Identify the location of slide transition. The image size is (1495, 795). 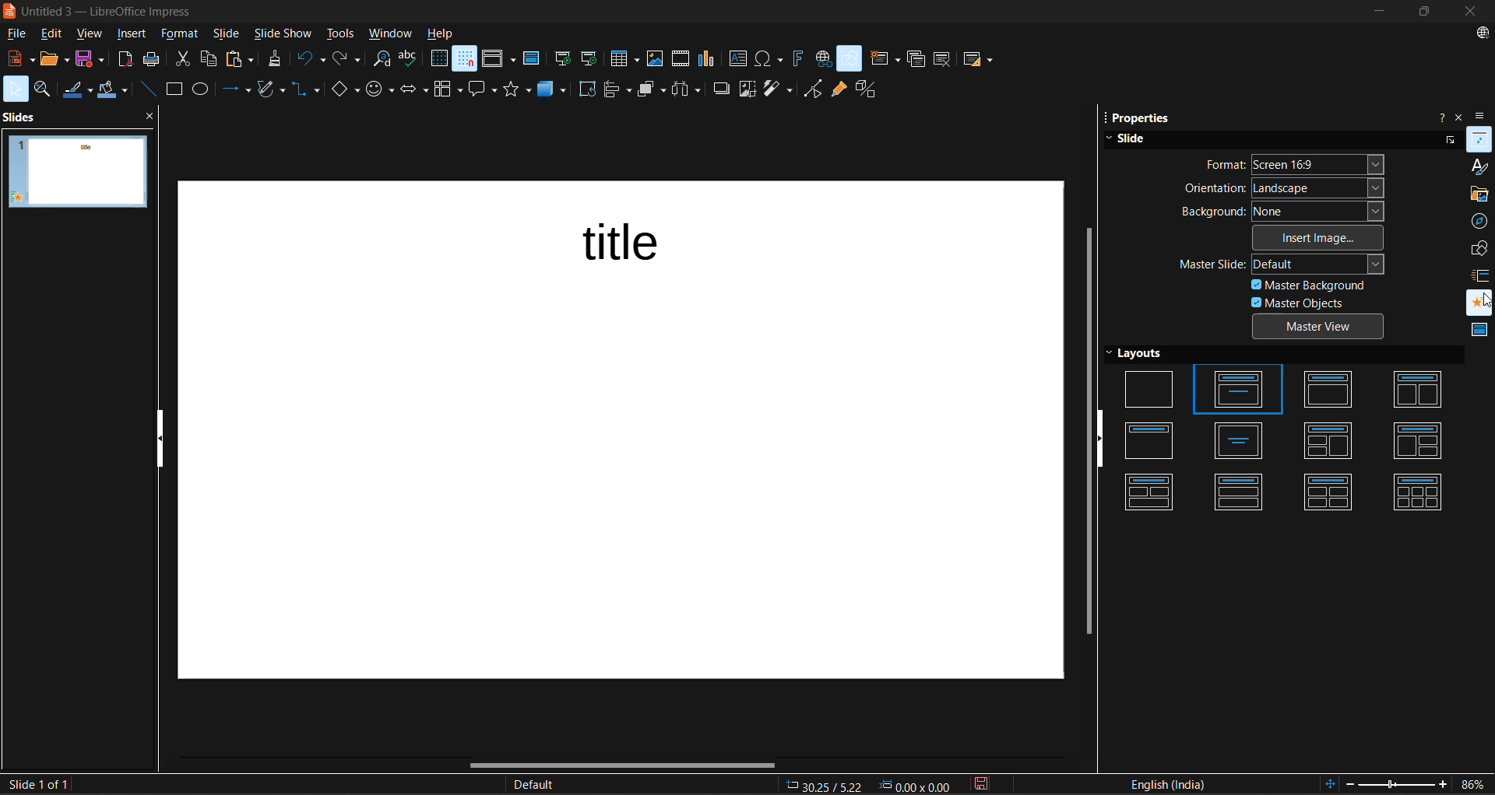
(1482, 275).